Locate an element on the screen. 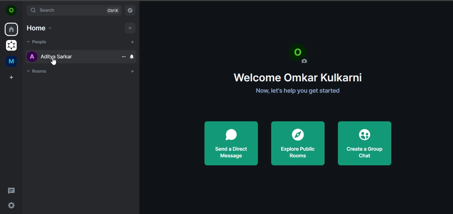 Image resolution: width=453 pixels, height=214 pixels. quicker settings is located at coordinates (12, 204).